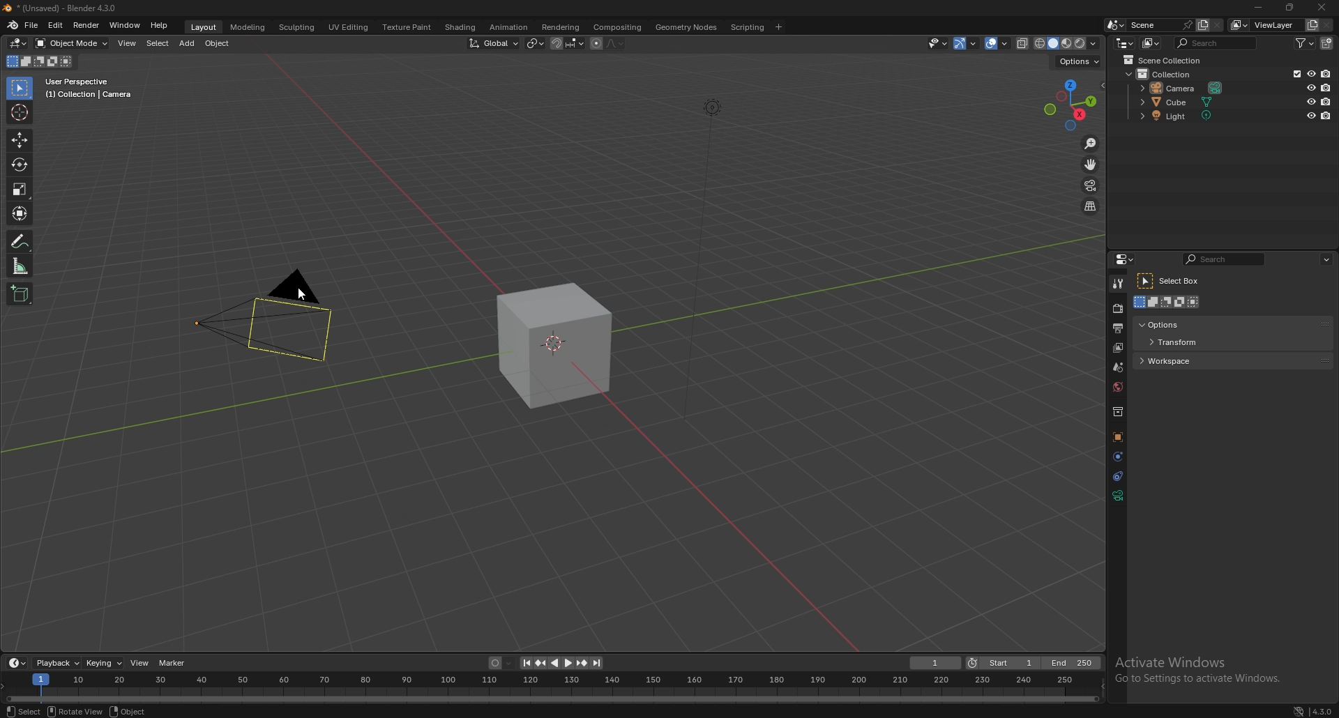  I want to click on jump to endpoint, so click(598, 663).